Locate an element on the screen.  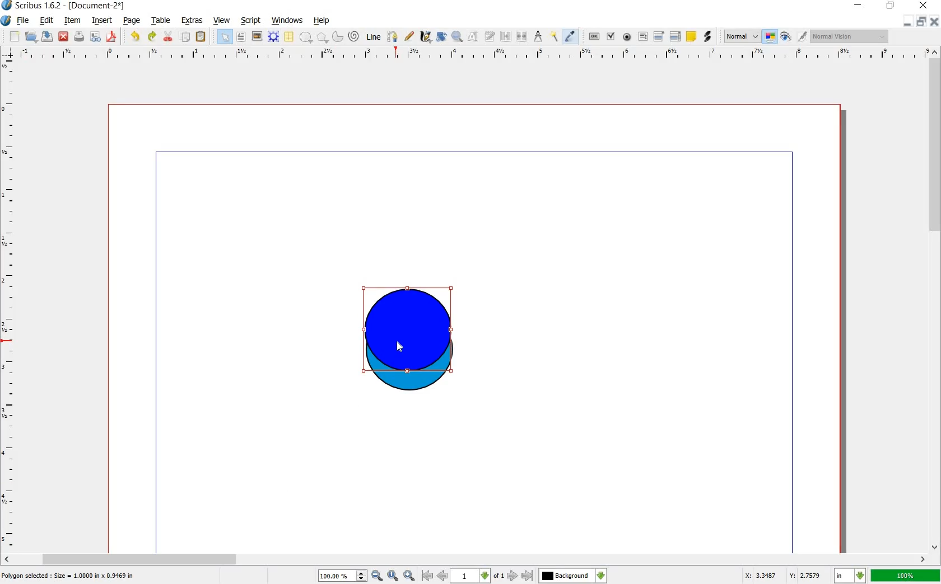
go to next or last page is located at coordinates (520, 576).